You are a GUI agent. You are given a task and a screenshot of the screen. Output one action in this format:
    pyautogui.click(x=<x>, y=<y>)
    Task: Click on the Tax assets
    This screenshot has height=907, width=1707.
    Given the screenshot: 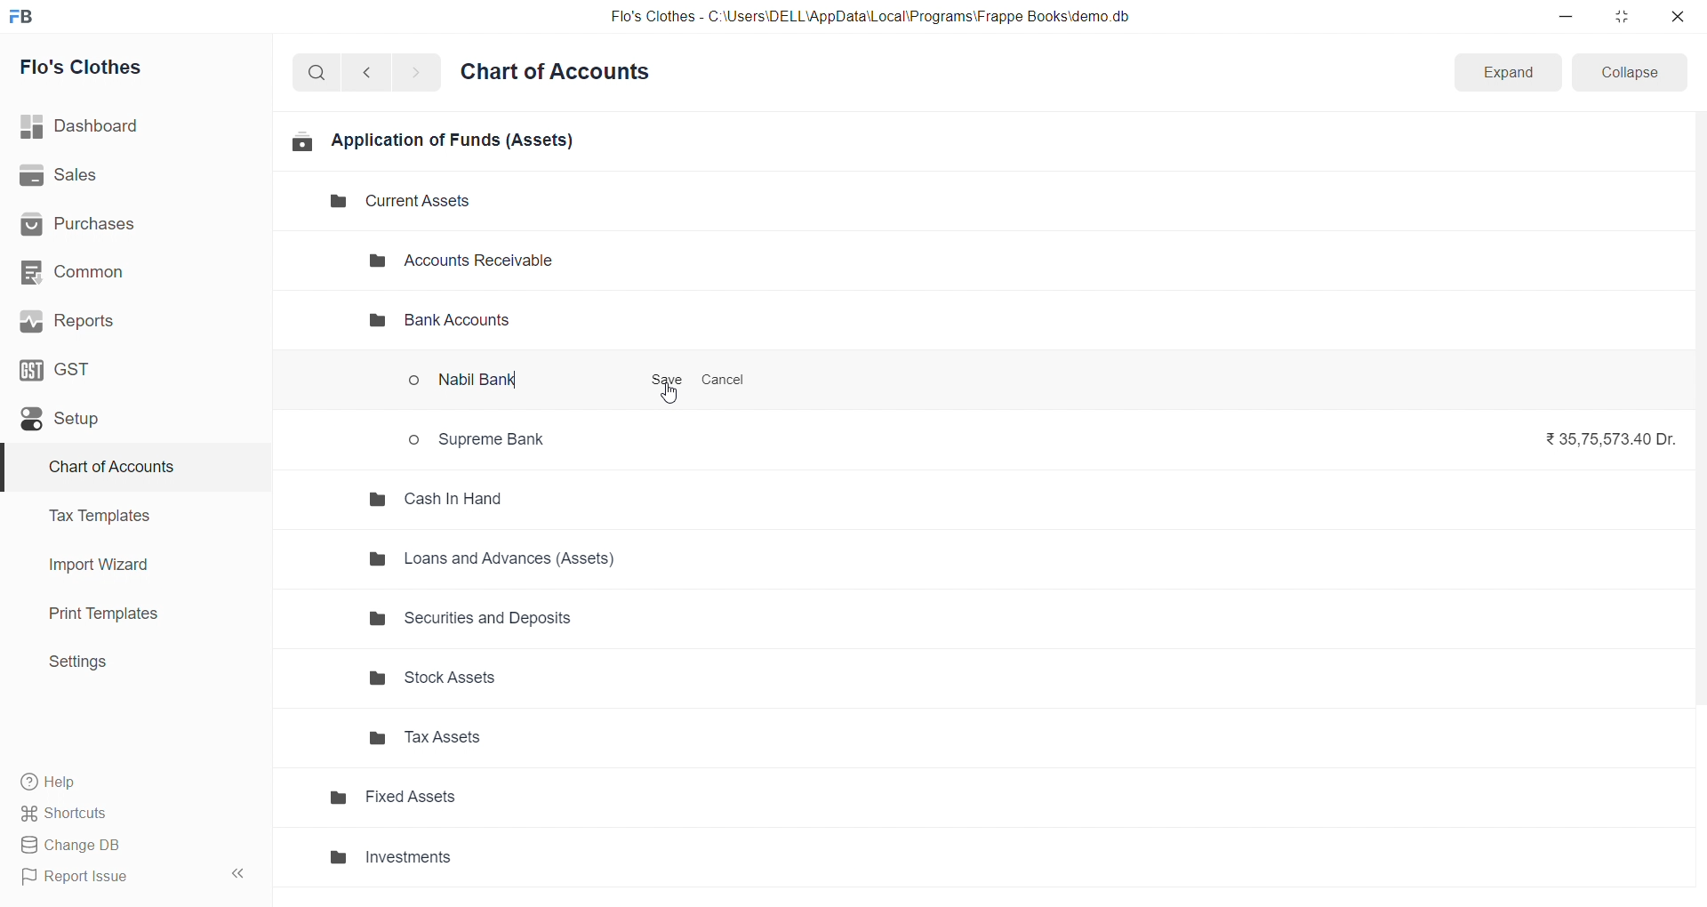 What is the action you would take?
    pyautogui.click(x=509, y=743)
    